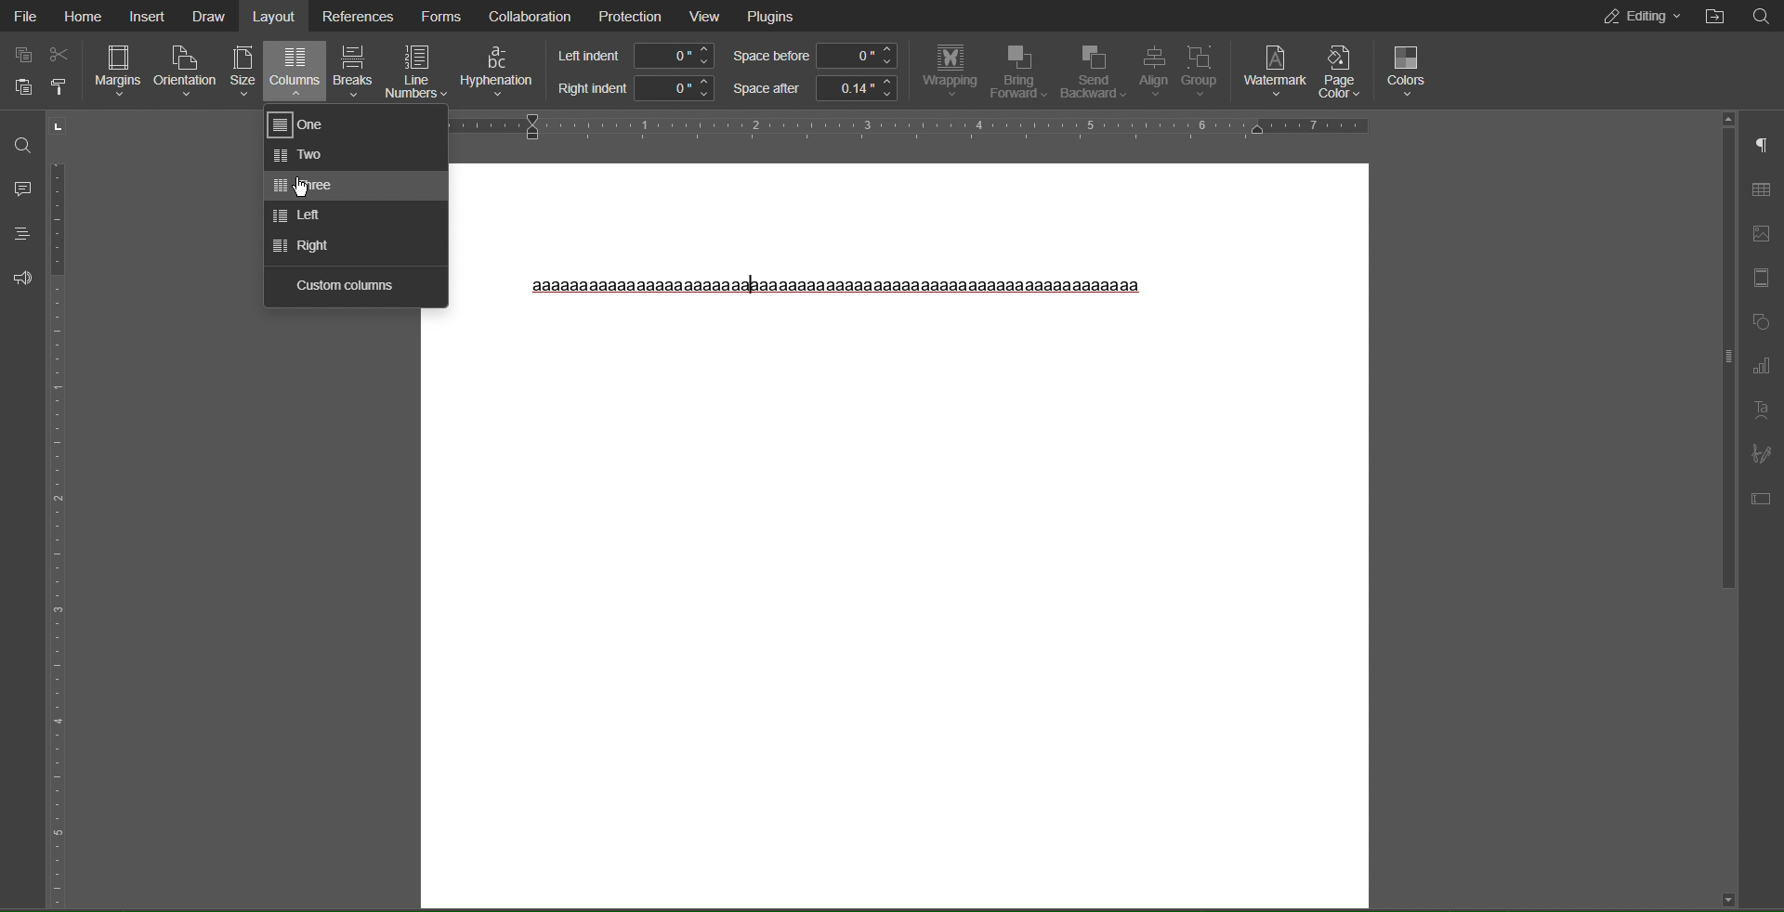 Image resolution: width=1784 pixels, height=912 pixels. I want to click on Graph Settings, so click(1762, 367).